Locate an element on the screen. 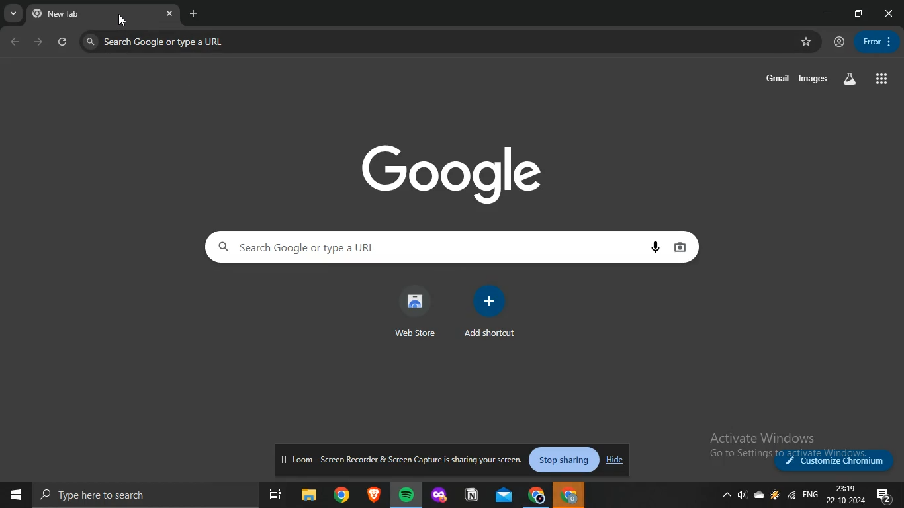 The height and width of the screenshot is (508, 904). onedrive is located at coordinates (759, 494).